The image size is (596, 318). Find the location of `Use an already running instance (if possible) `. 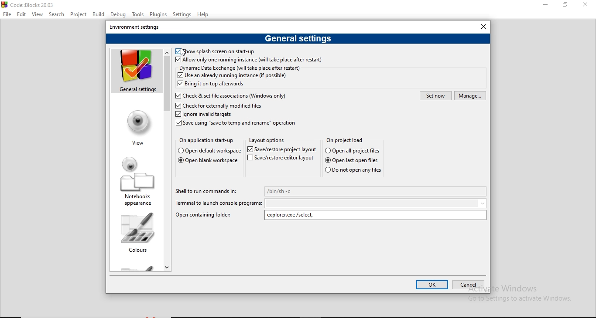

Use an already running instance (if possible)  is located at coordinates (232, 76).